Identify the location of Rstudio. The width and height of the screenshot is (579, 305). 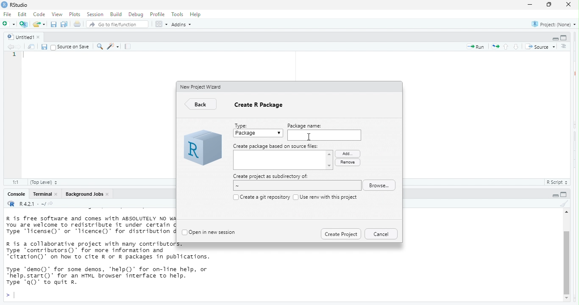
(19, 5).